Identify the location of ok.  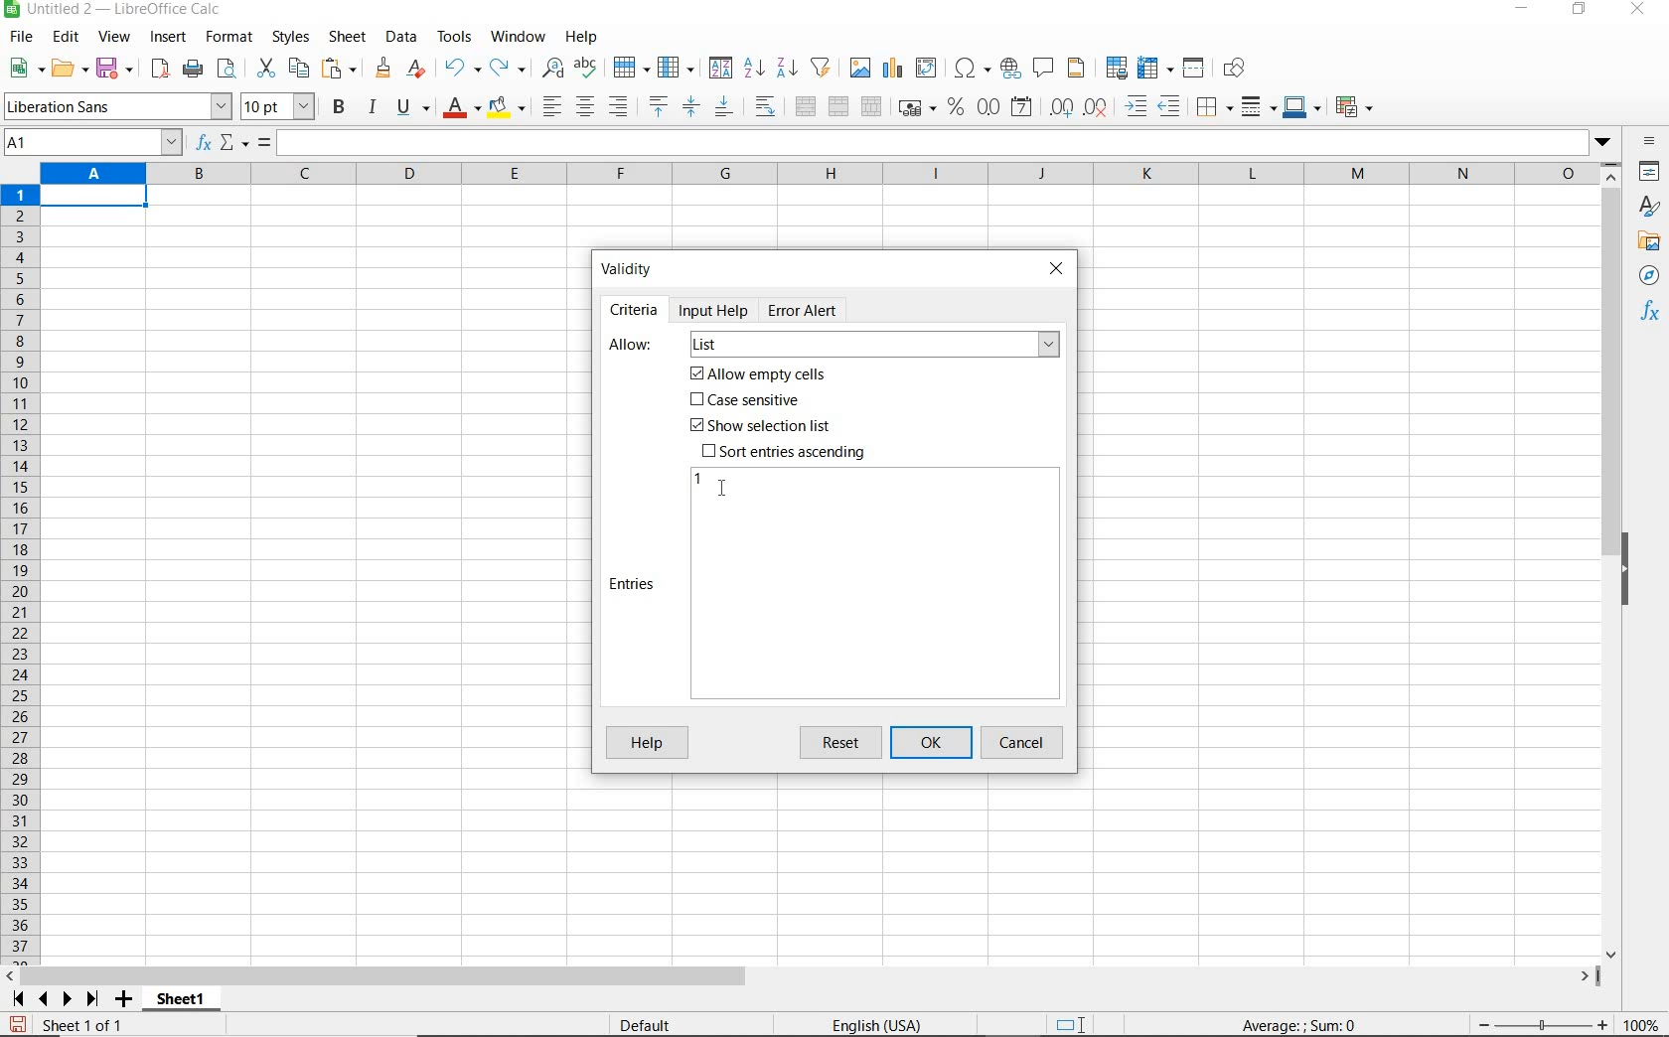
(936, 743).